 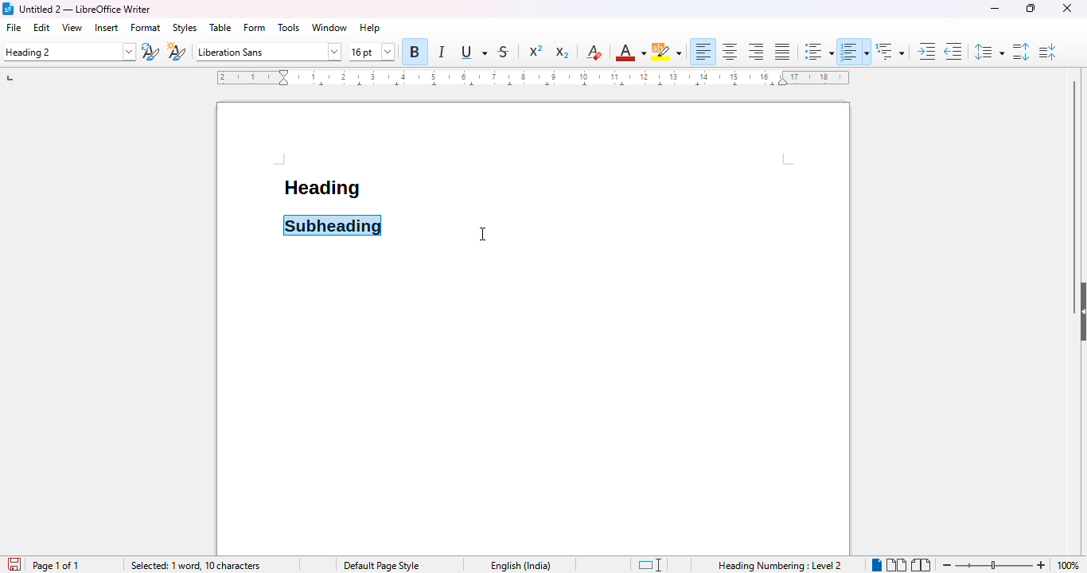 I want to click on decrease paragraph spacing, so click(x=1047, y=52).